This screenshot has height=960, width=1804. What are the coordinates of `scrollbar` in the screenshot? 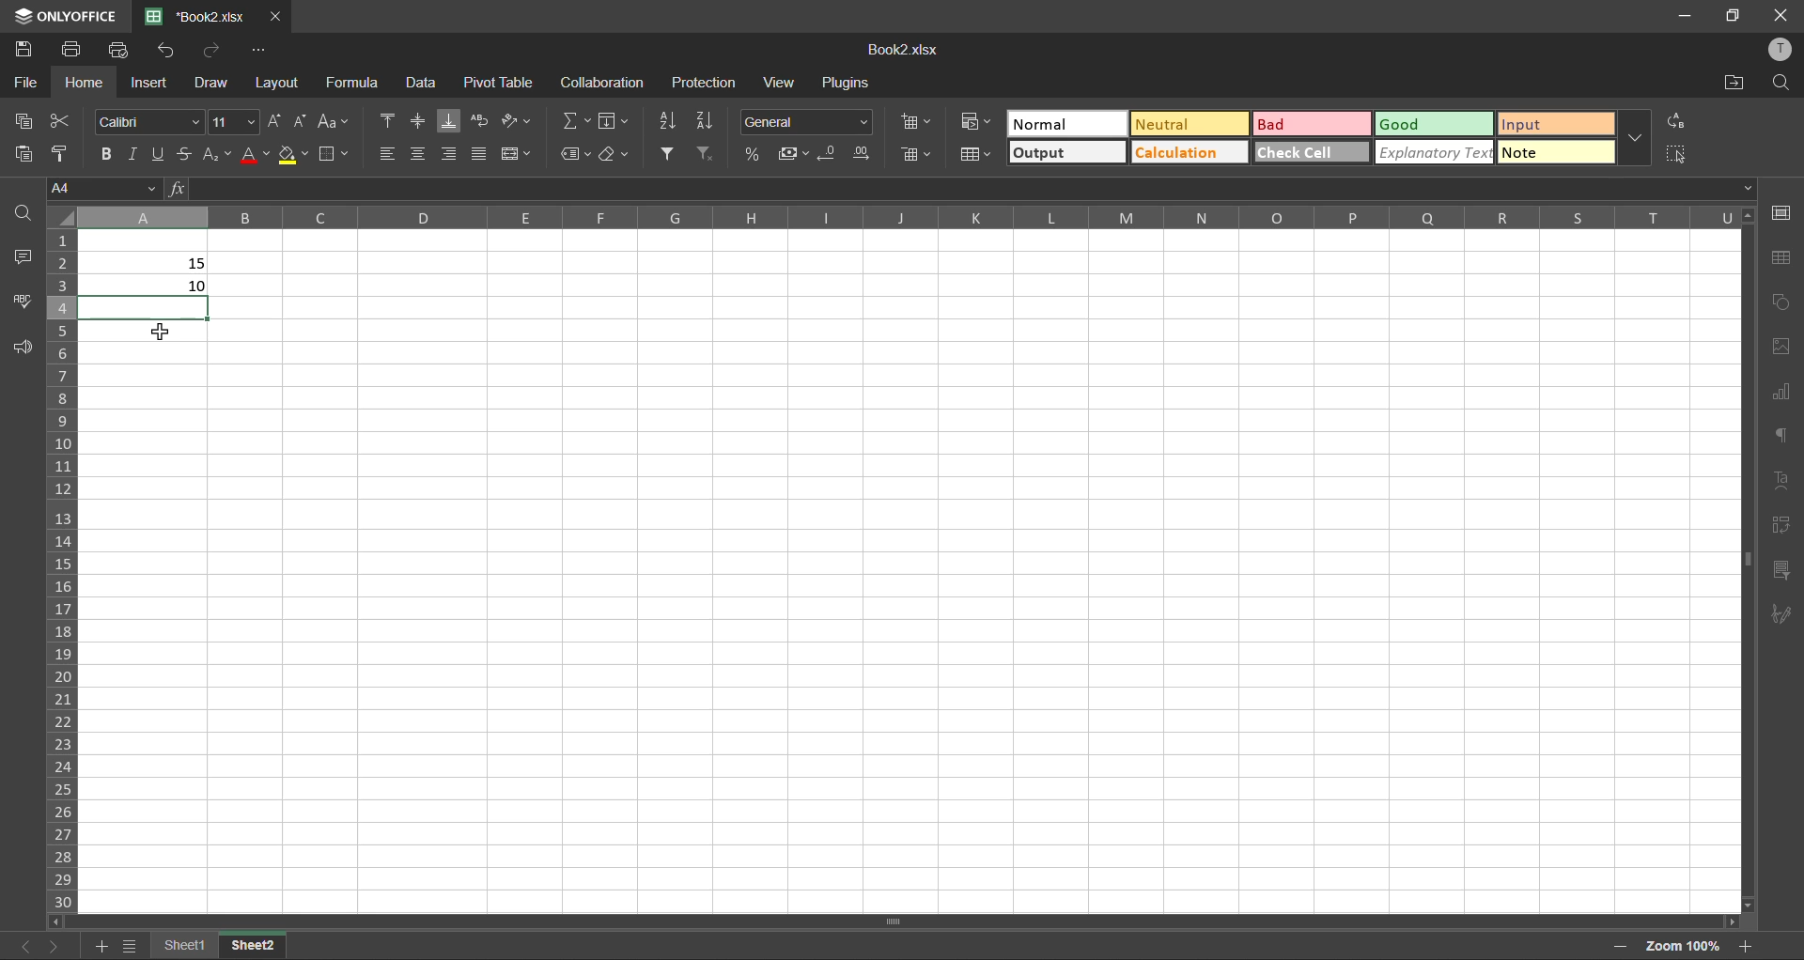 It's located at (1747, 556).